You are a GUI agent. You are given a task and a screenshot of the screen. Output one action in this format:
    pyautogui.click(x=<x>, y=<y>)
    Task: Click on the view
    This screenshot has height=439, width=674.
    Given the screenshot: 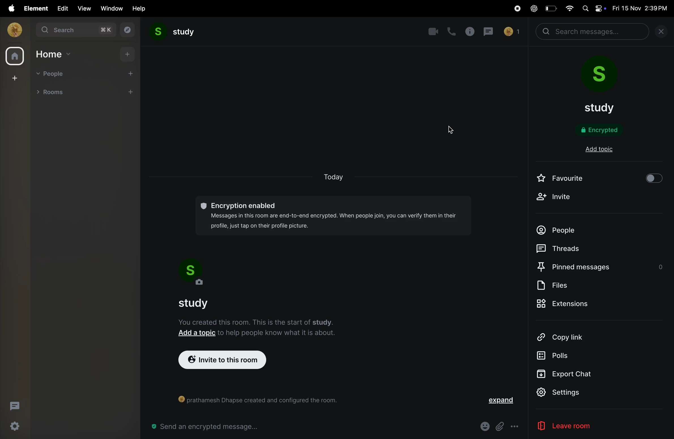 What is the action you would take?
    pyautogui.click(x=84, y=8)
    